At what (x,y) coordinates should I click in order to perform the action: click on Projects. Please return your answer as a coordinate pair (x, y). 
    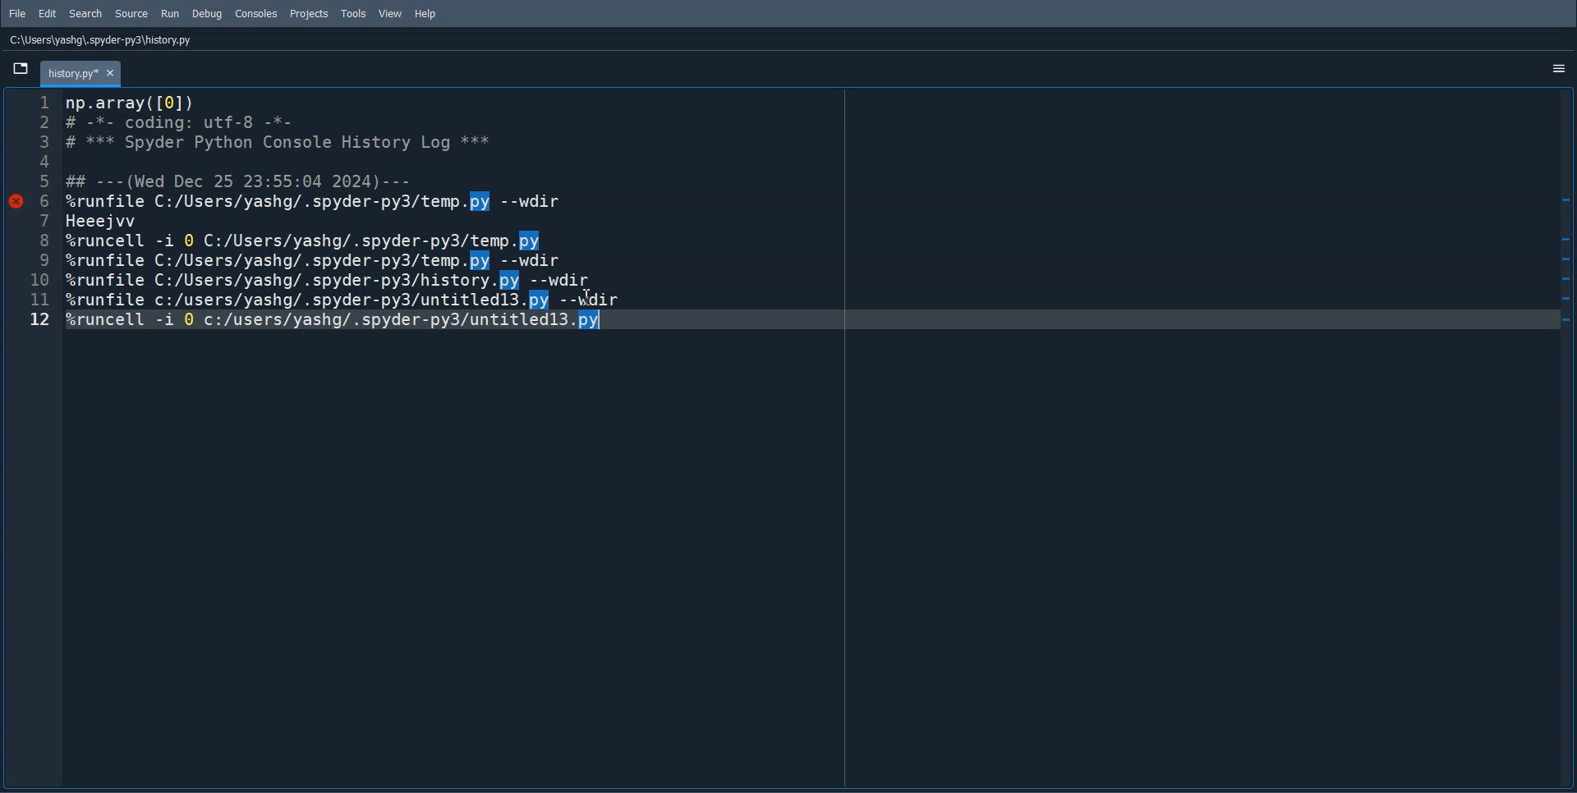
    Looking at the image, I should click on (308, 14).